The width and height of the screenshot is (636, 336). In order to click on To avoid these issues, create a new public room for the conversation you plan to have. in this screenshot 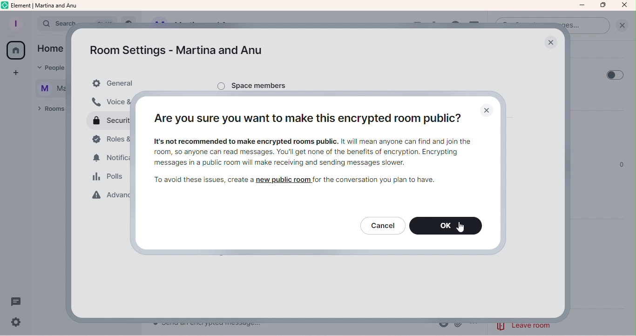, I will do `click(295, 181)`.